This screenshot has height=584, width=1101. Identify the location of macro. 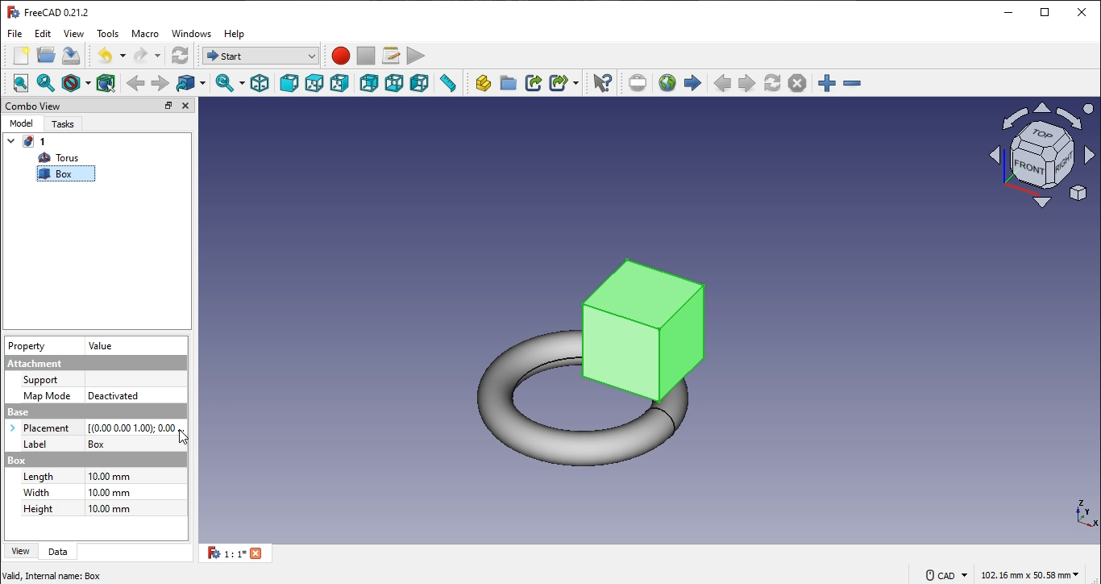
(146, 35).